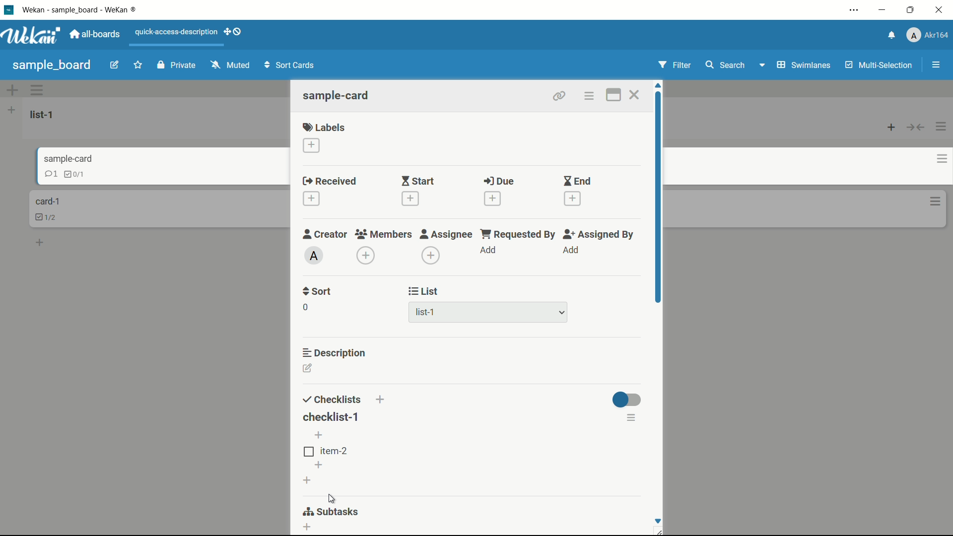 The height and width of the screenshot is (536, 953). Describe the element at coordinates (589, 96) in the screenshot. I see `card actions` at that location.